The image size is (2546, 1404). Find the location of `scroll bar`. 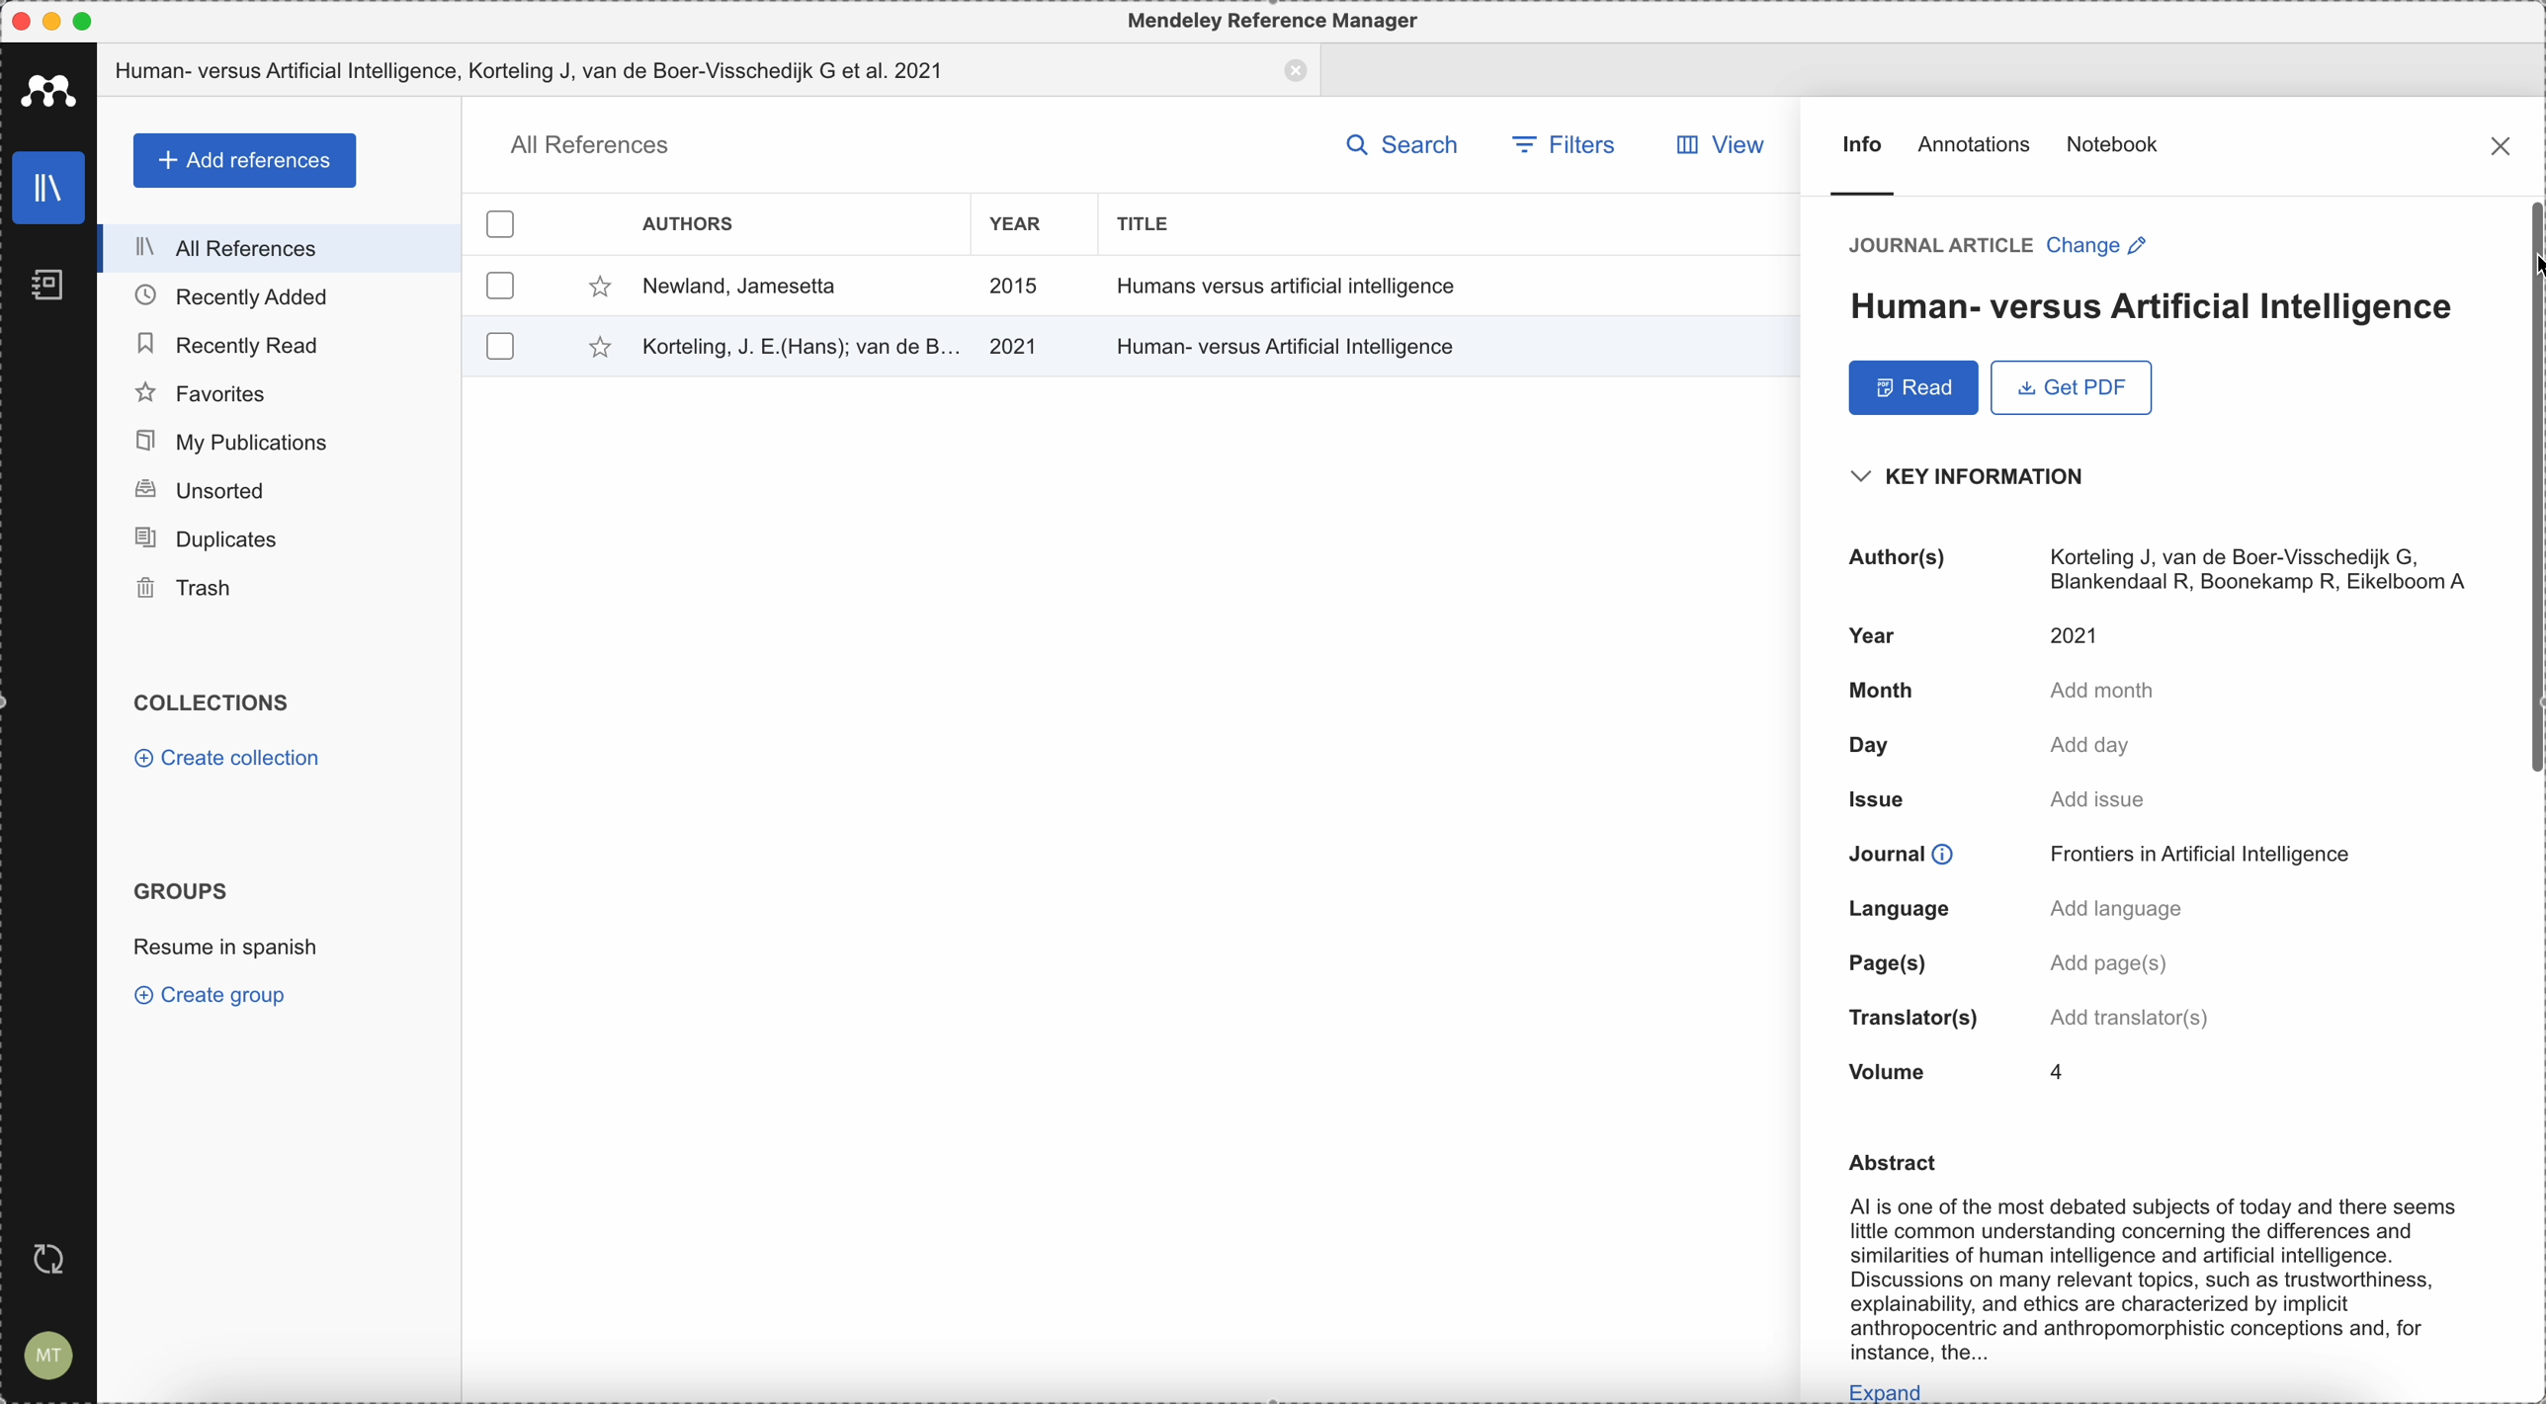

scroll bar is located at coordinates (2530, 487).